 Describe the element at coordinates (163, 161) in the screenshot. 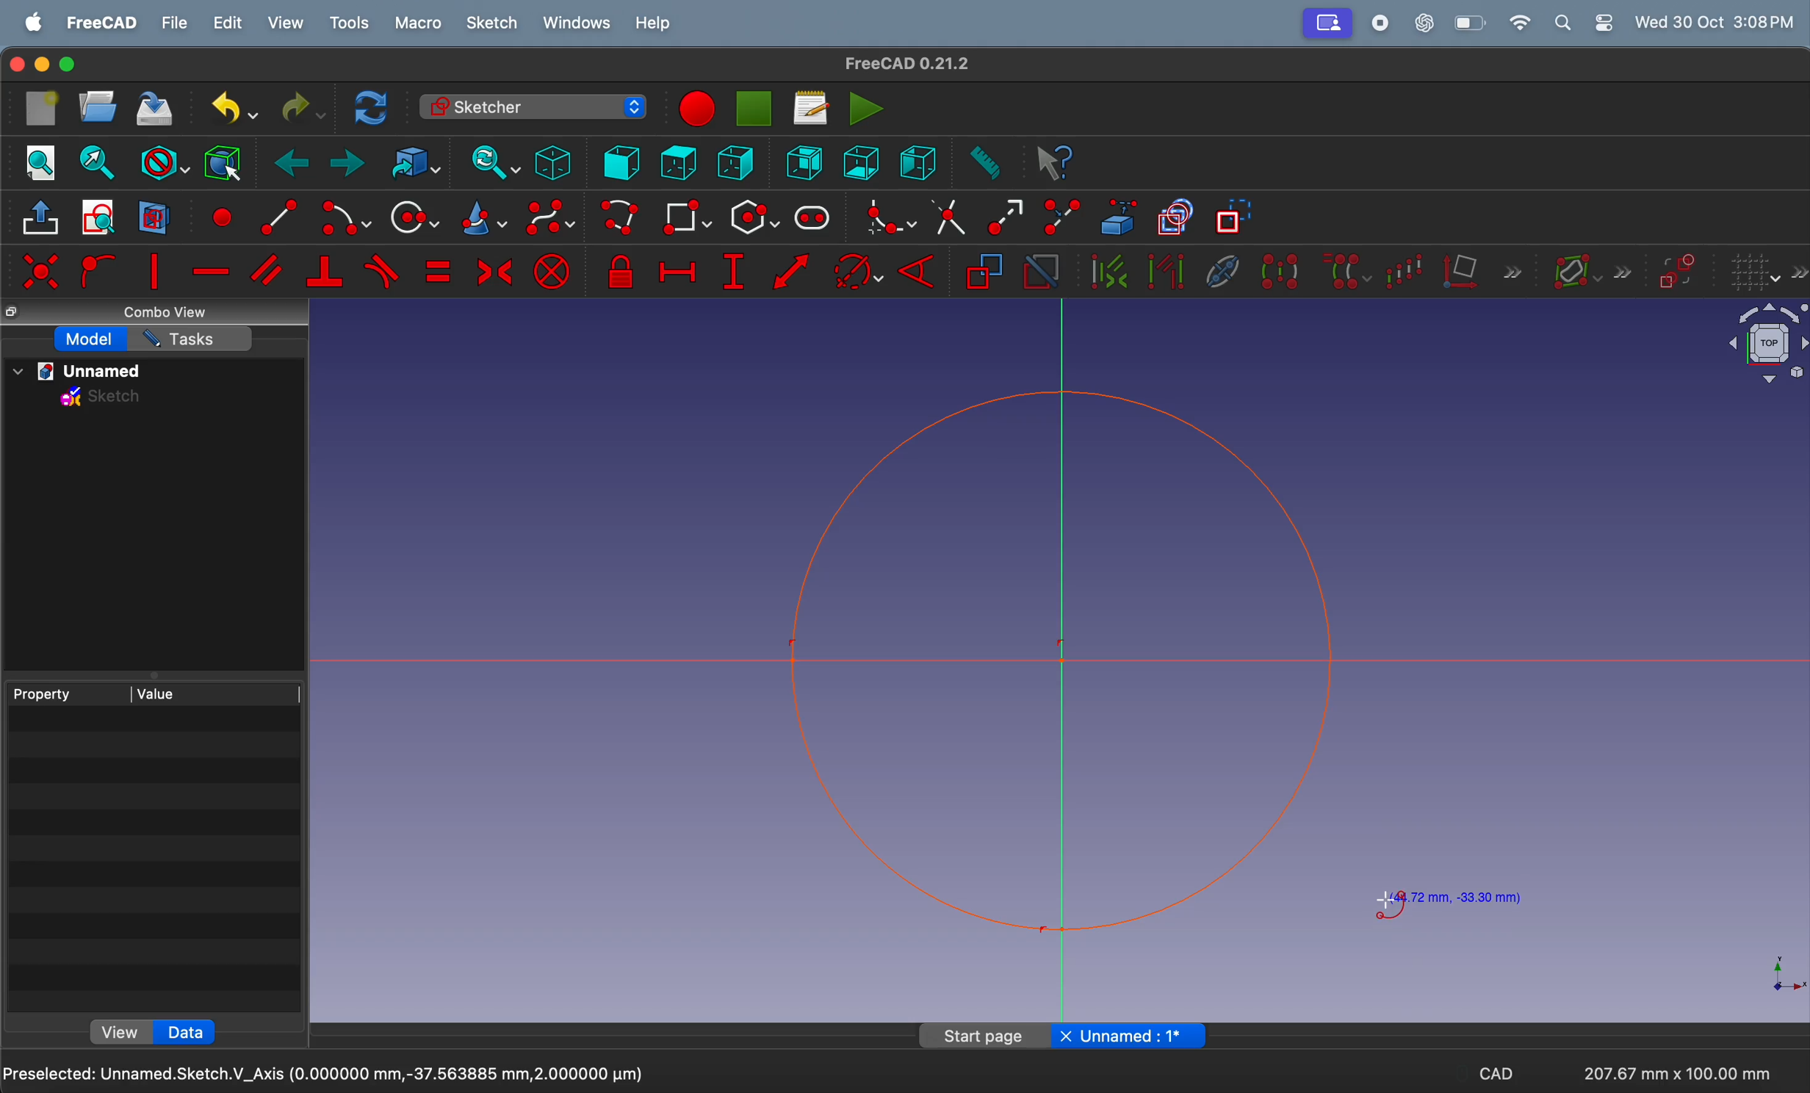

I see `draw styles` at that location.